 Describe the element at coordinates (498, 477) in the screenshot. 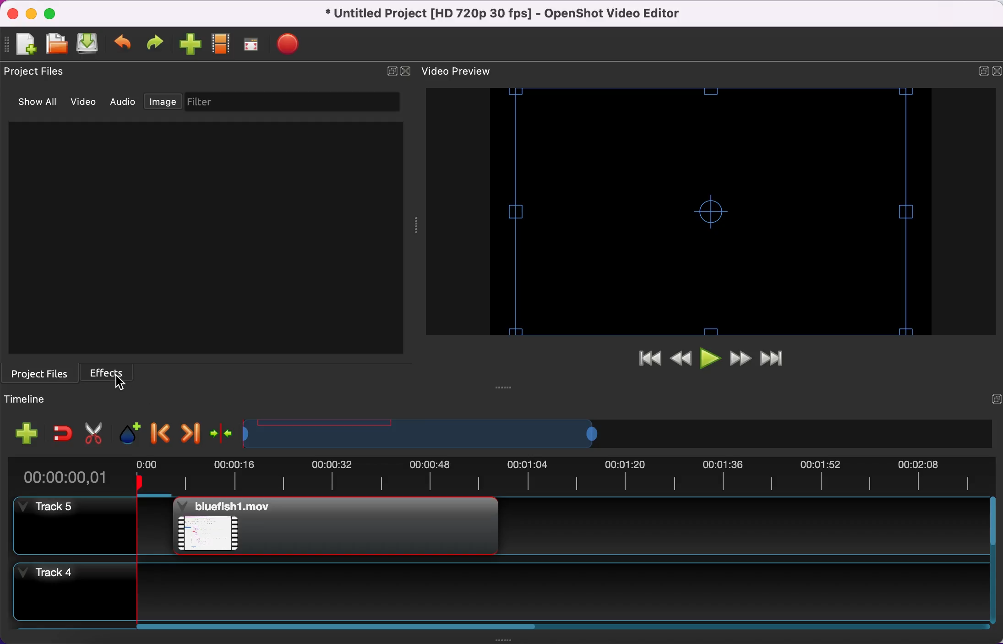

I see `time duration` at that location.